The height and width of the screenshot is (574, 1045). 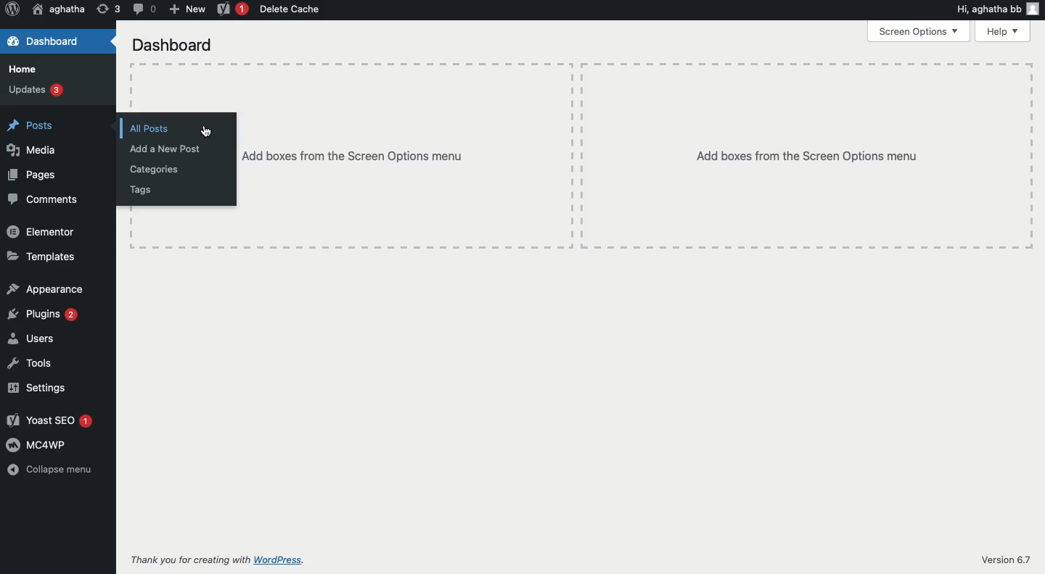 I want to click on Collapse menu, so click(x=51, y=471).